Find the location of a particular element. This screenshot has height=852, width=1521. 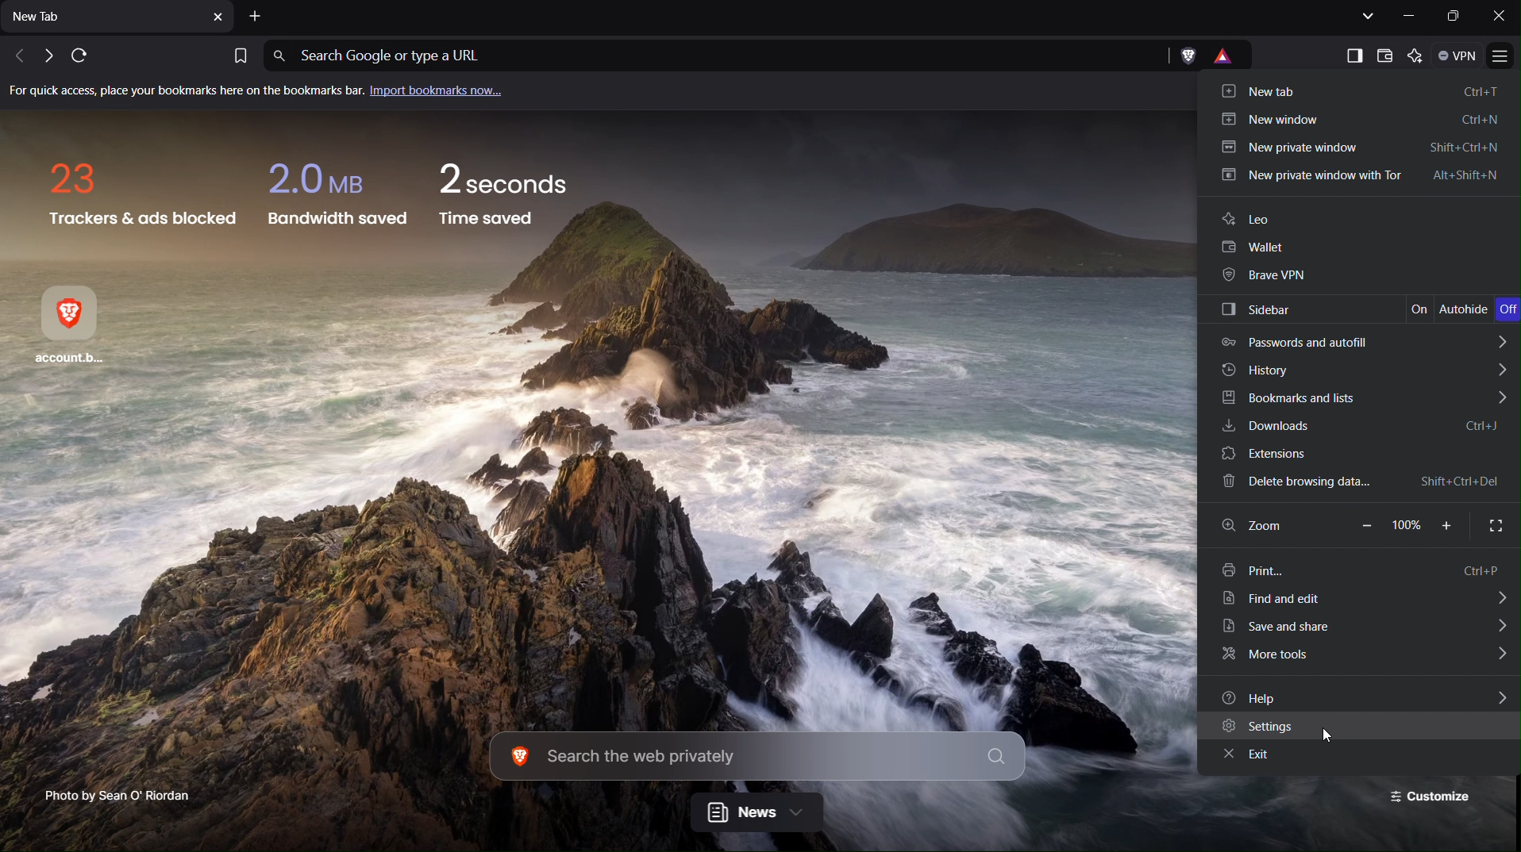

Settings is located at coordinates (1357, 728).